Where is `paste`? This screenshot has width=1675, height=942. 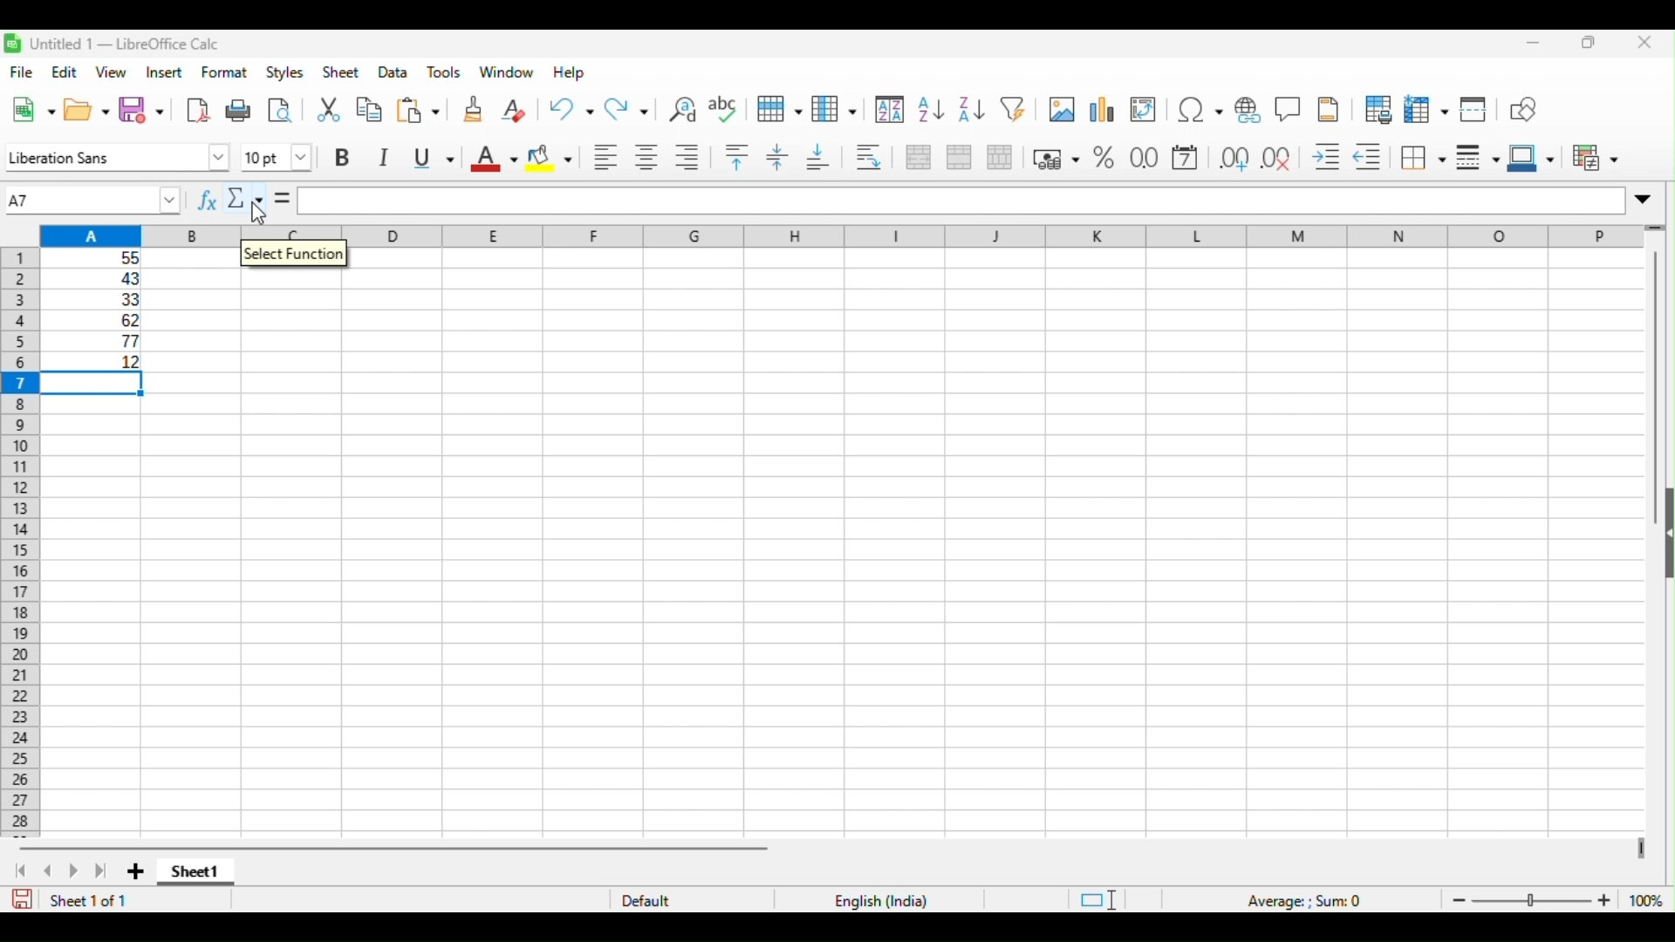
paste is located at coordinates (417, 111).